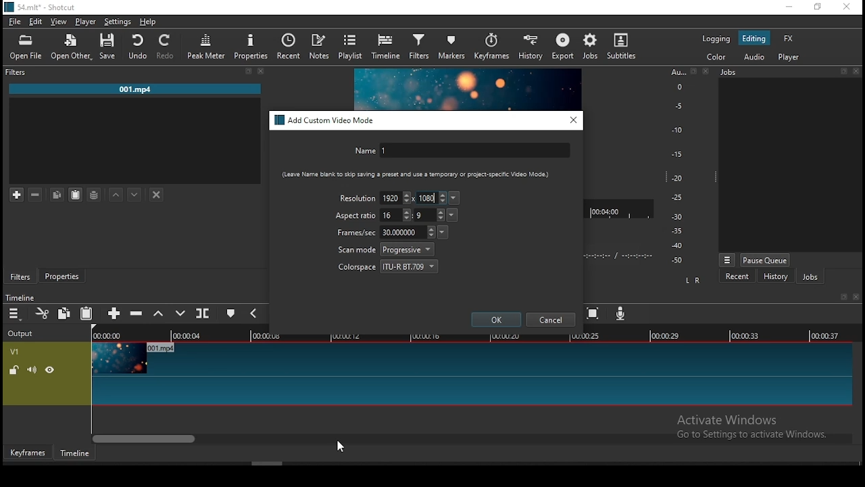 This screenshot has height=487, width=865. I want to click on subtitles, so click(624, 47).